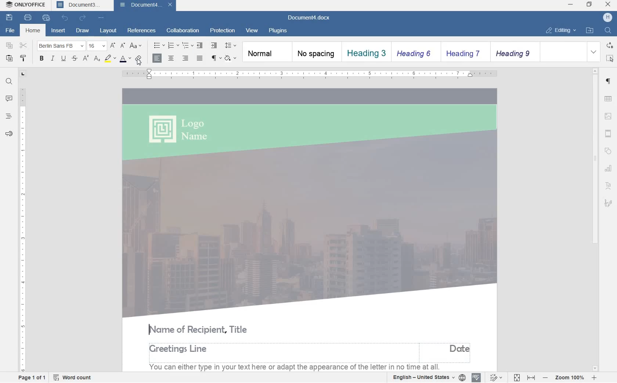 Image resolution: width=617 pixels, height=383 pixels. What do you see at coordinates (609, 31) in the screenshot?
I see `find` at bounding box center [609, 31].